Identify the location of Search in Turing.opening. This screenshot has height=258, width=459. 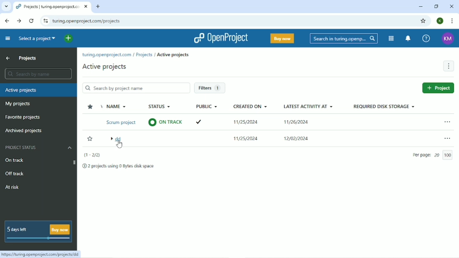
(344, 39).